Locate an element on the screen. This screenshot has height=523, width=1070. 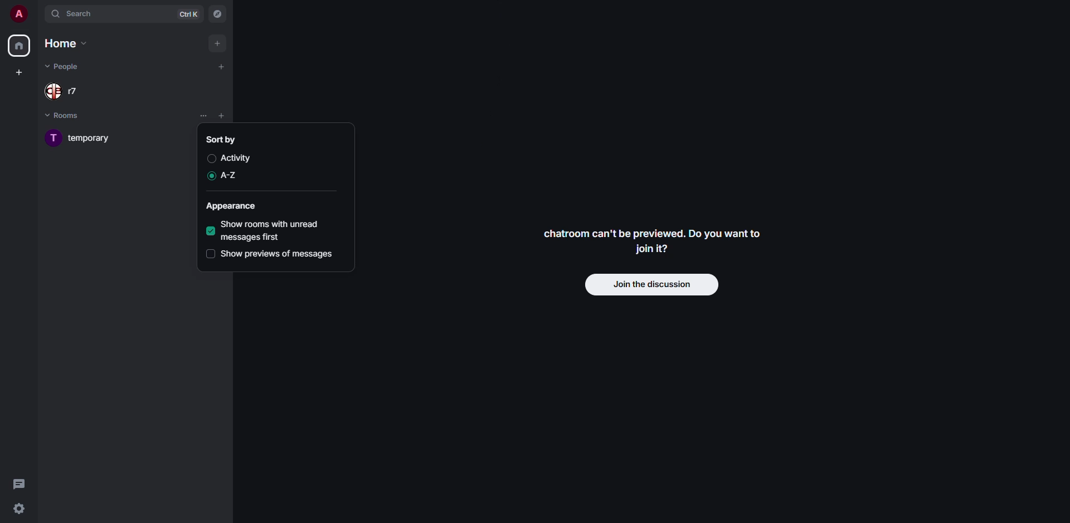
profile is located at coordinates (19, 14).